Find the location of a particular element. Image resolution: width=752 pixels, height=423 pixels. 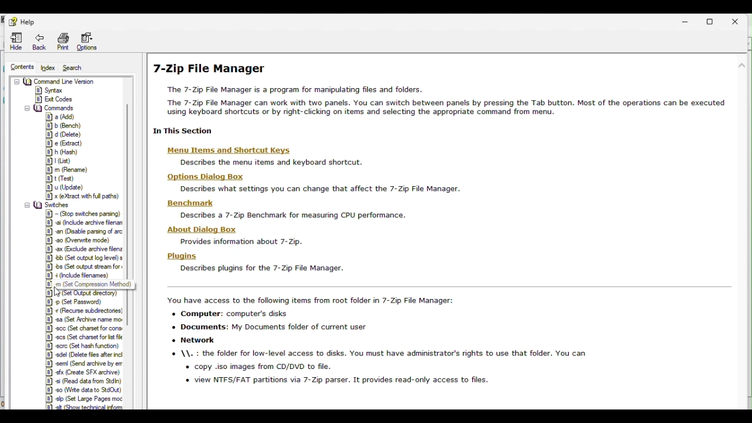

sfx is located at coordinates (82, 372).